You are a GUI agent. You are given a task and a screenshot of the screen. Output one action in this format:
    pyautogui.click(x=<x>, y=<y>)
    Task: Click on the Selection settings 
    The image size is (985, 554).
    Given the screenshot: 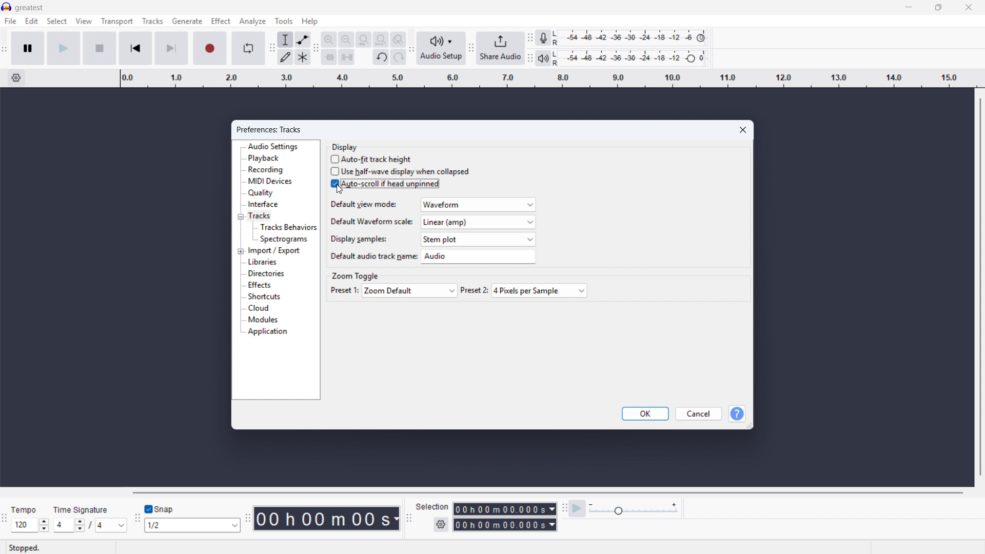 What is the action you would take?
    pyautogui.click(x=441, y=524)
    